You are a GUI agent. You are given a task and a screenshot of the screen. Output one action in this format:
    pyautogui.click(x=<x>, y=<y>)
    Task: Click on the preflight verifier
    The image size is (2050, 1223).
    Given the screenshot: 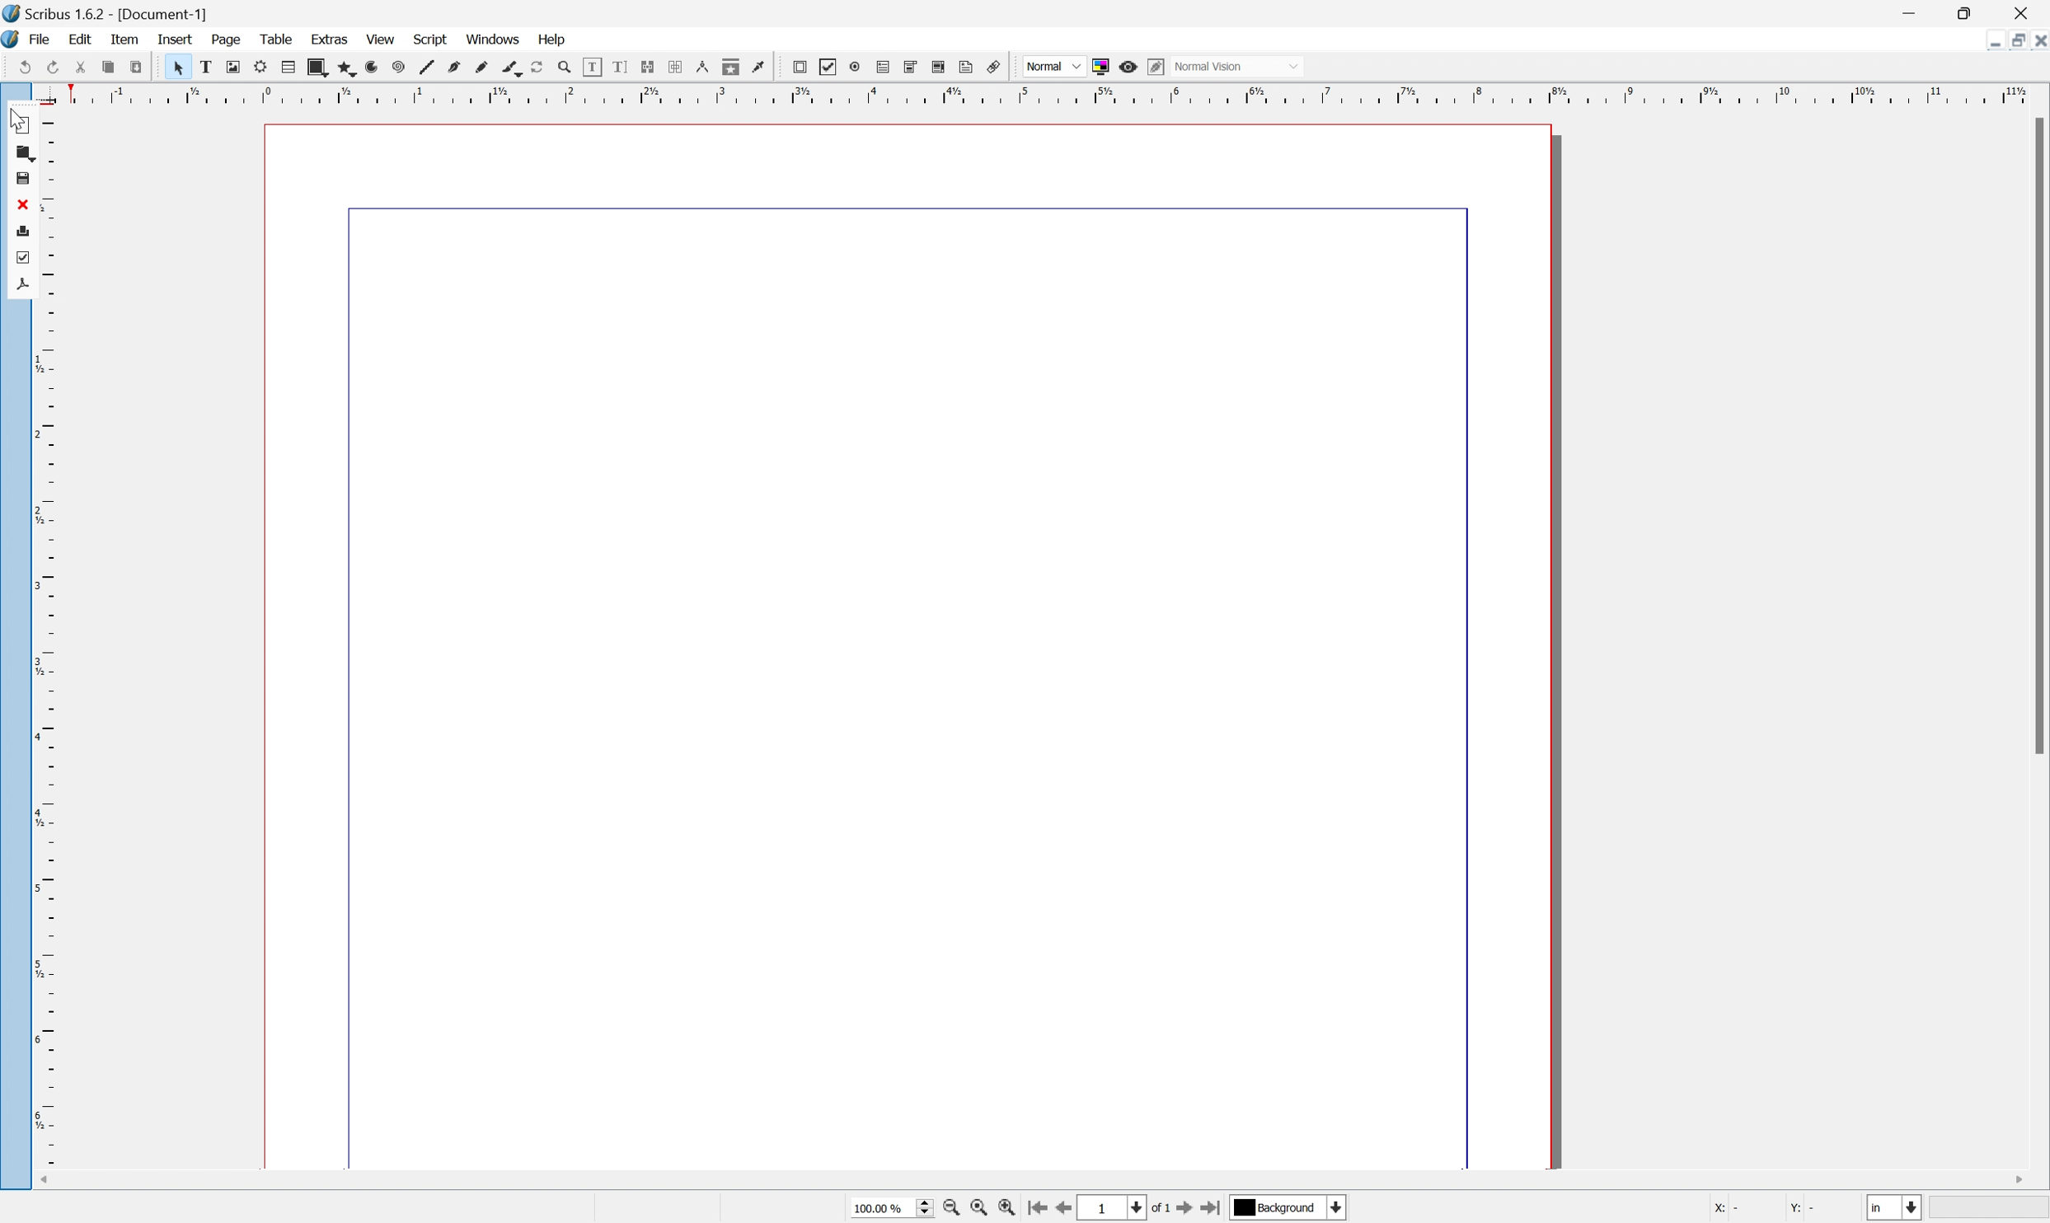 What is the action you would take?
    pyautogui.click(x=345, y=67)
    